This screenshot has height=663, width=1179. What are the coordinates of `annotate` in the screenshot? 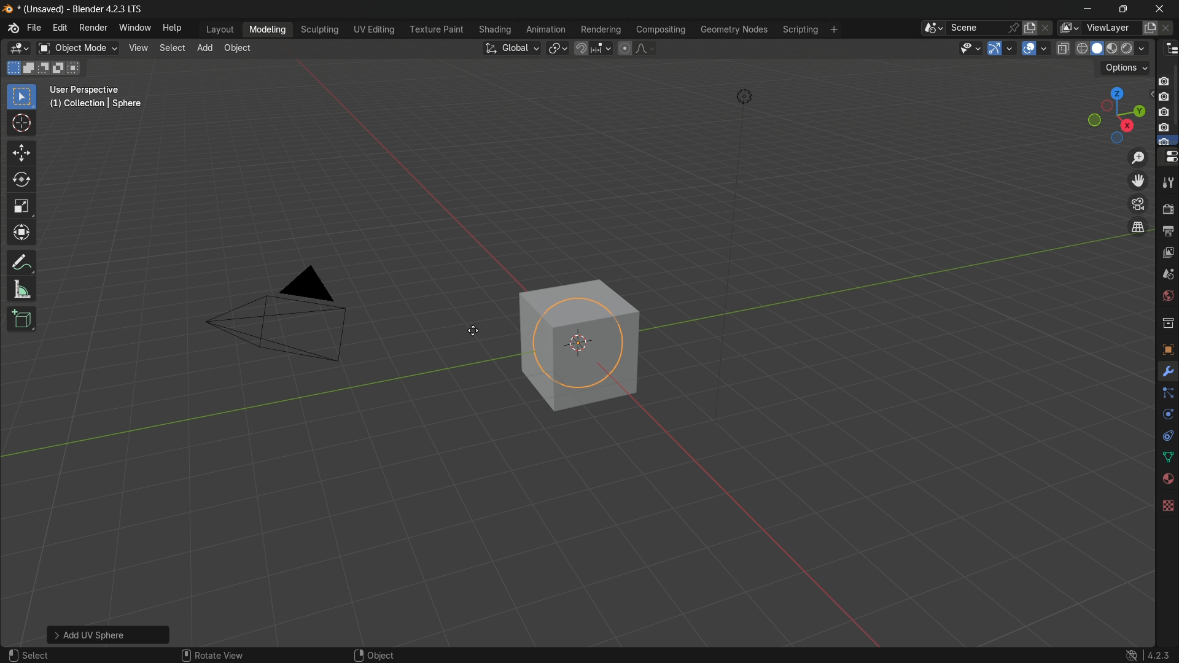 It's located at (22, 261).